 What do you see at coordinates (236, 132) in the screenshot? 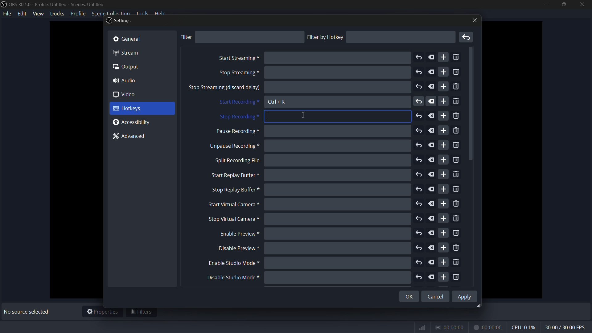
I see `pause recording` at bounding box center [236, 132].